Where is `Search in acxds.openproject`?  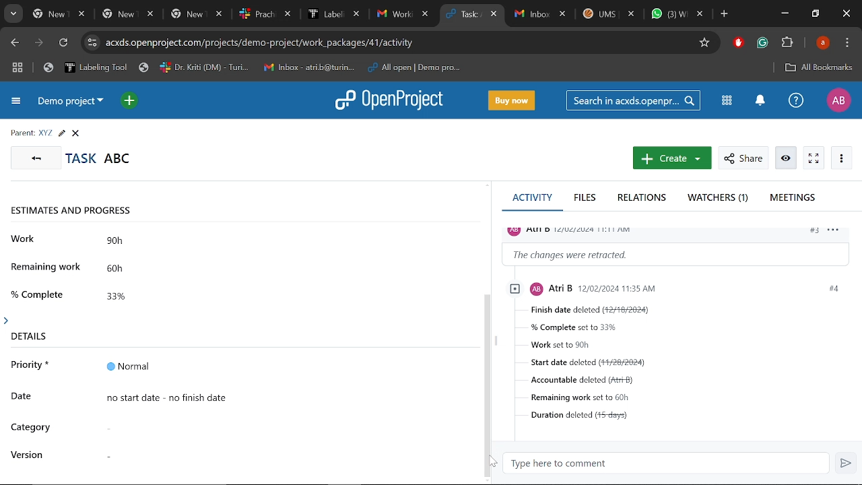 Search in acxds.openproject is located at coordinates (633, 100).